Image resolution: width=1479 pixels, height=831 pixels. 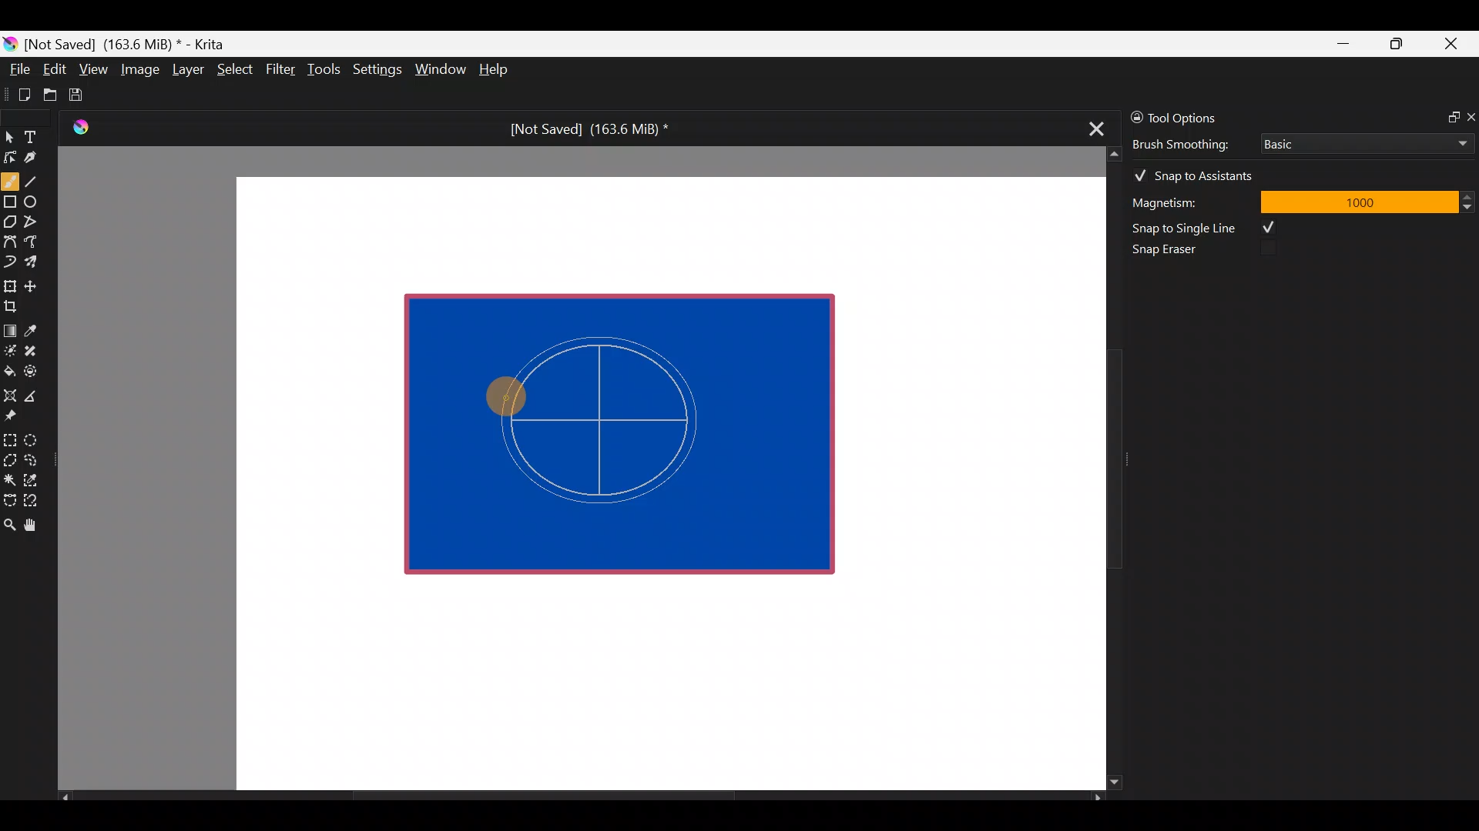 I want to click on Line tool, so click(x=41, y=180).